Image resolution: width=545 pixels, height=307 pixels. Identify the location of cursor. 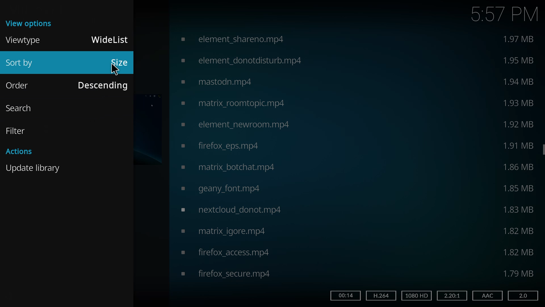
(115, 69).